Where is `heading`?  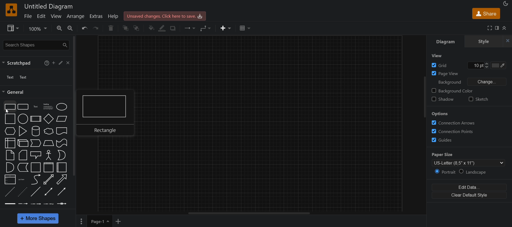
heading is located at coordinates (47, 106).